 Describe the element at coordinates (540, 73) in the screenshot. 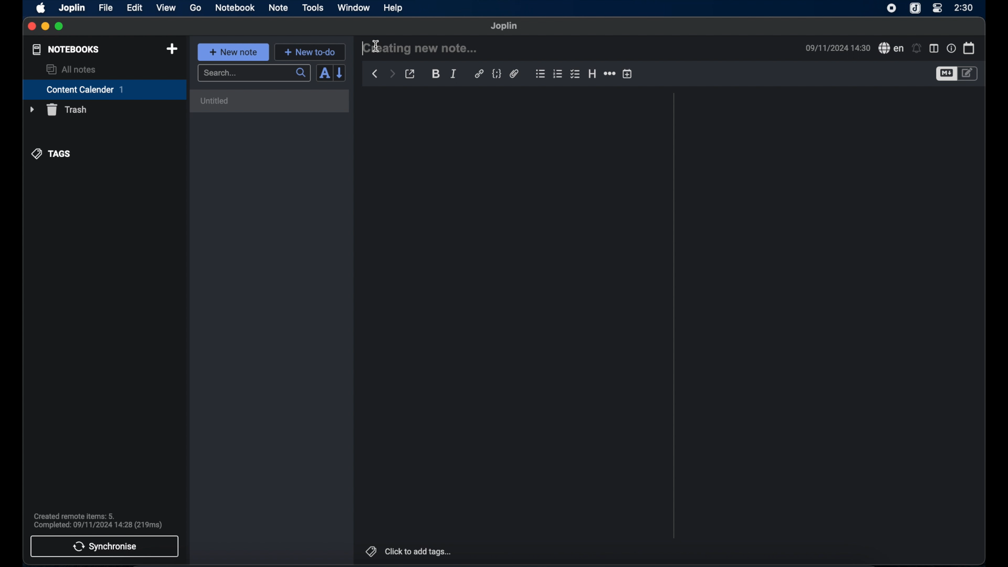

I see `bulleted list` at that location.